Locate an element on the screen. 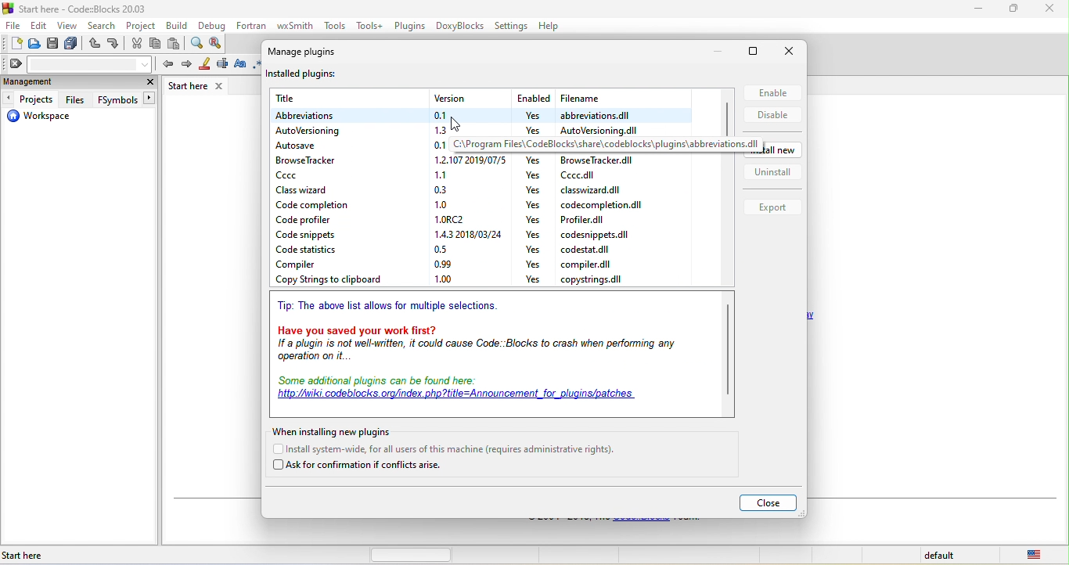 Image resolution: width=1069 pixels, height=565 pixels. start here is located at coordinates (97, 554).